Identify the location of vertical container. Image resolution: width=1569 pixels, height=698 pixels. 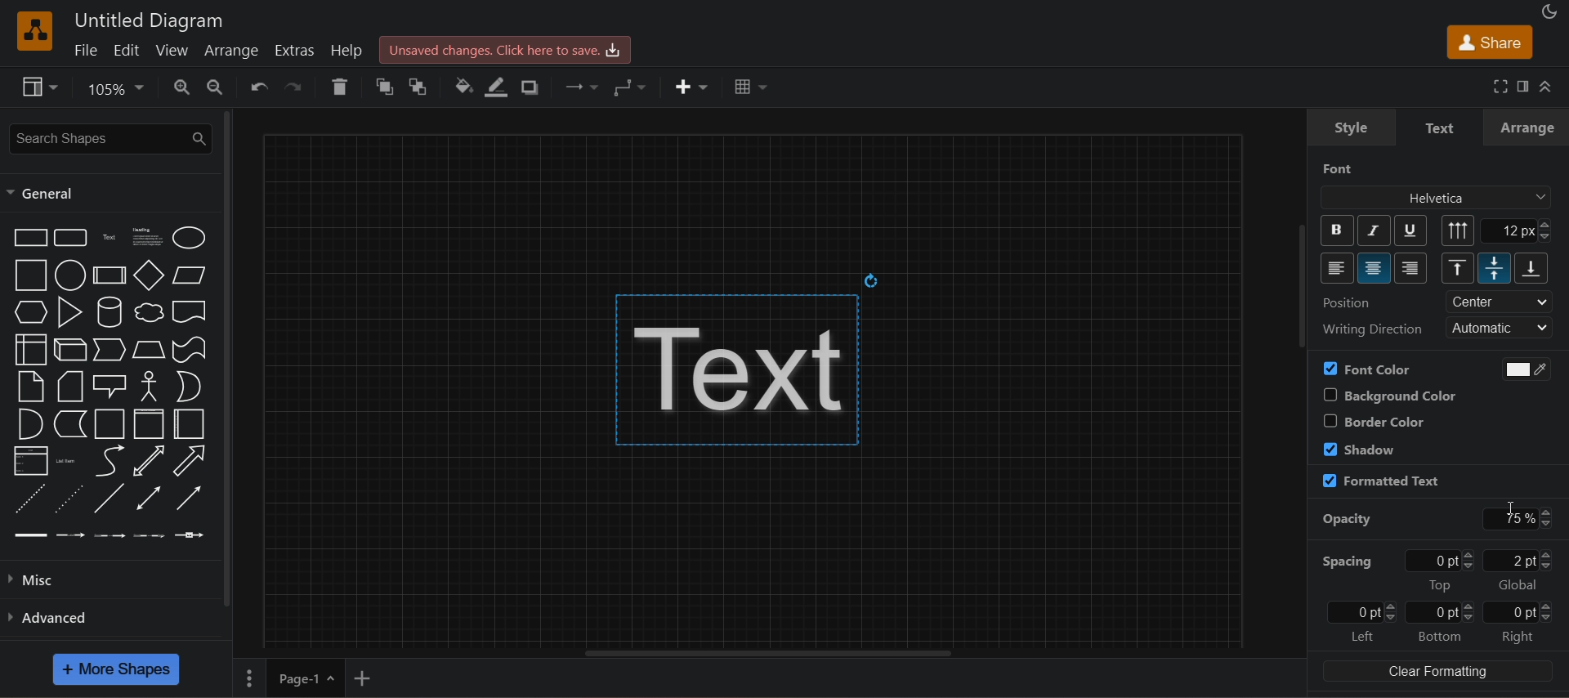
(149, 423).